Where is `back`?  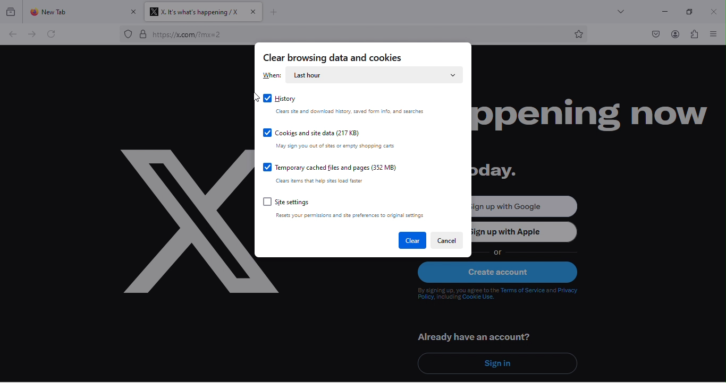 back is located at coordinates (12, 34).